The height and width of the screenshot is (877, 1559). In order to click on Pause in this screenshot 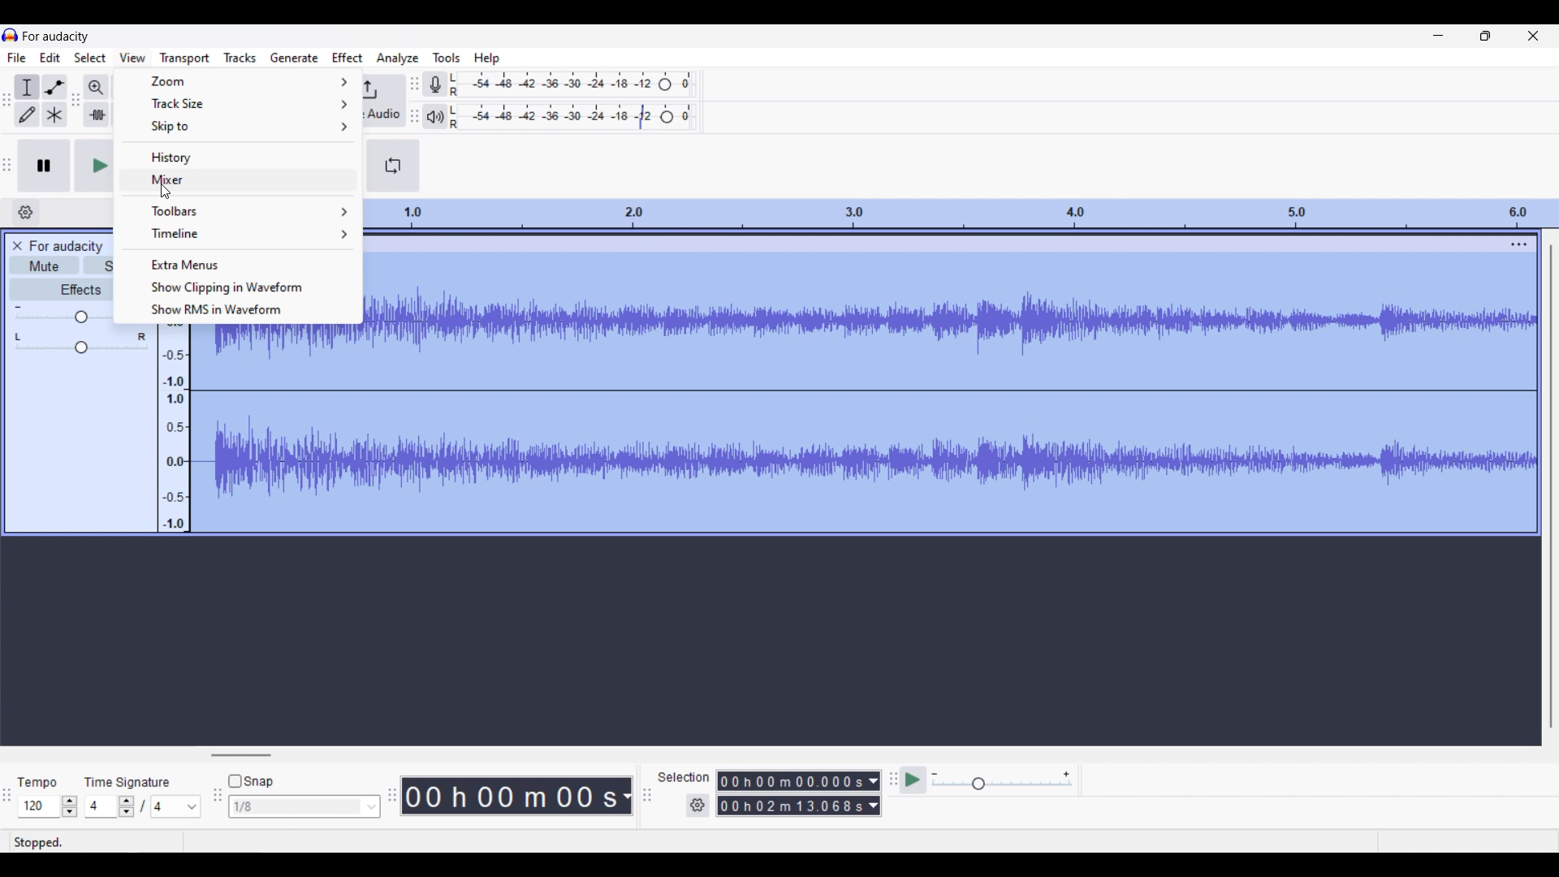, I will do `click(45, 166)`.